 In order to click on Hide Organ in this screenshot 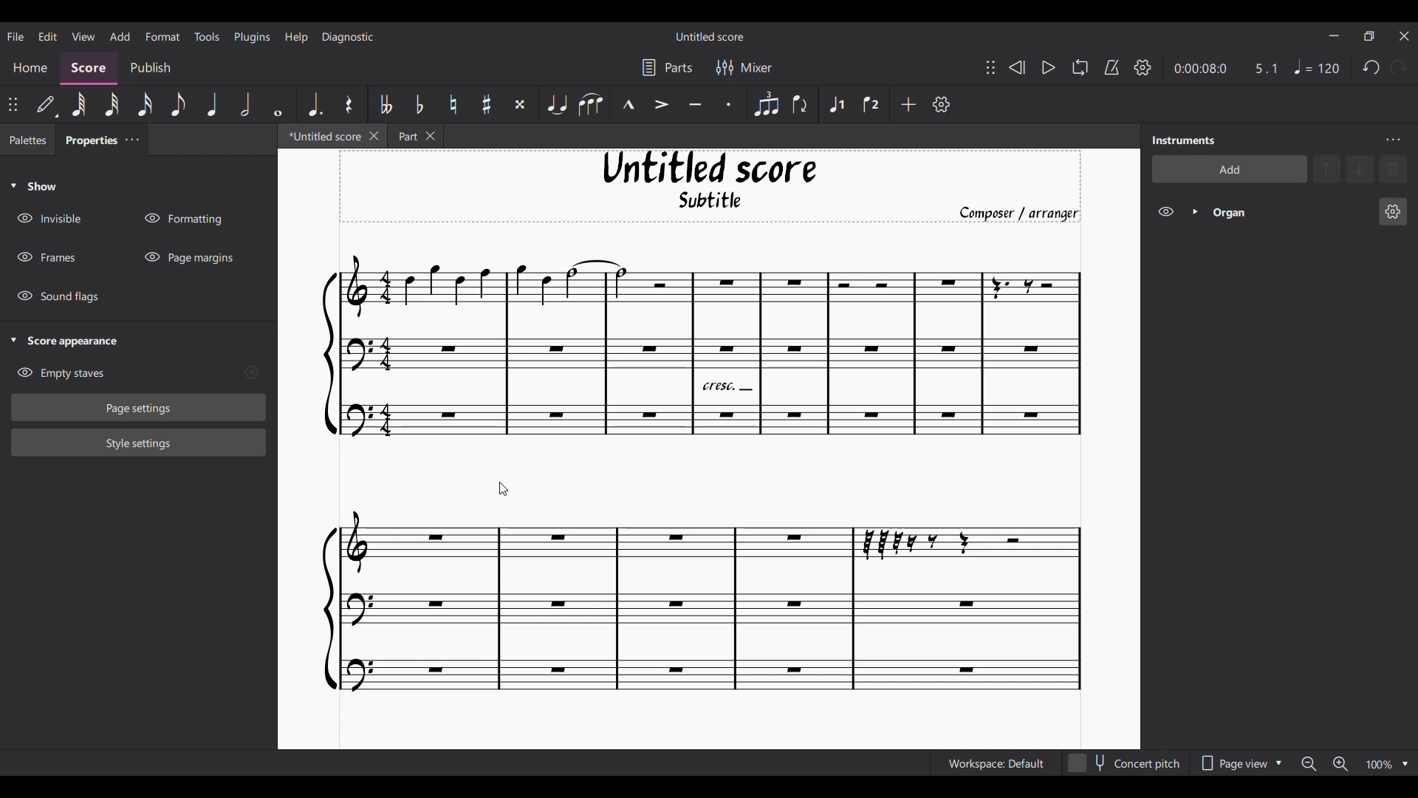, I will do `click(1166, 211)`.